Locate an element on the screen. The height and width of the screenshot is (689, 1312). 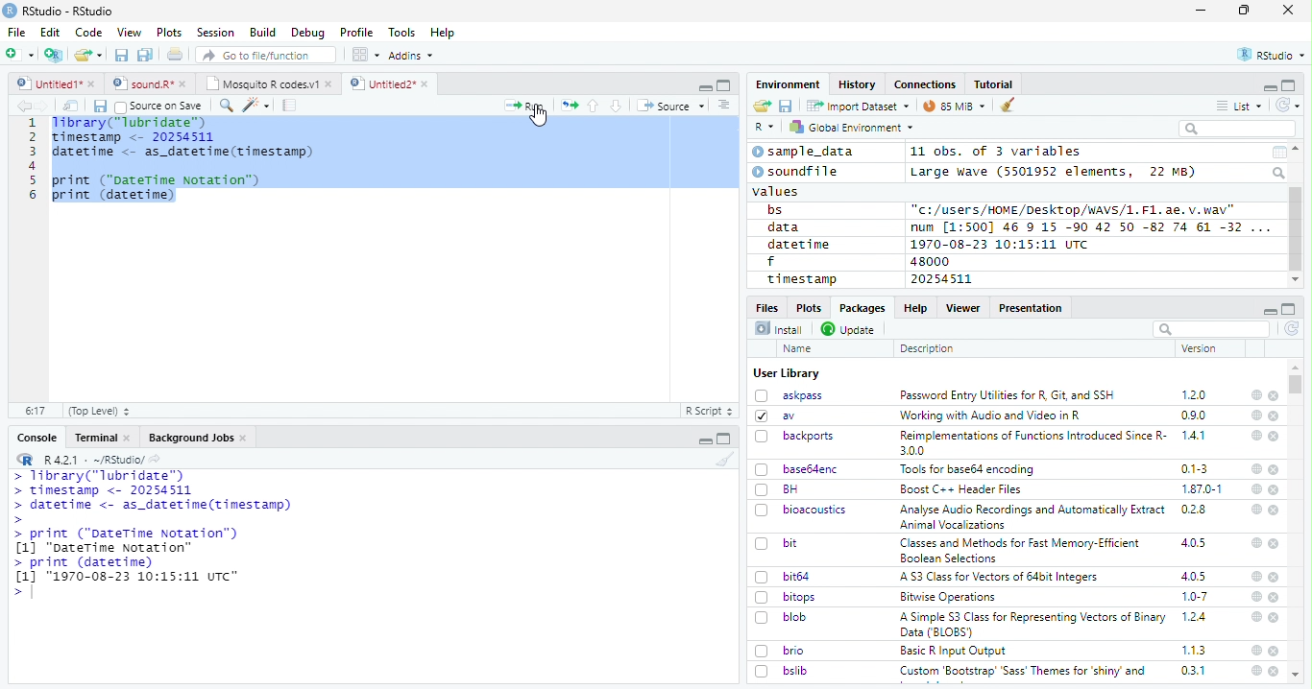
1.4.1 is located at coordinates (1195, 435).